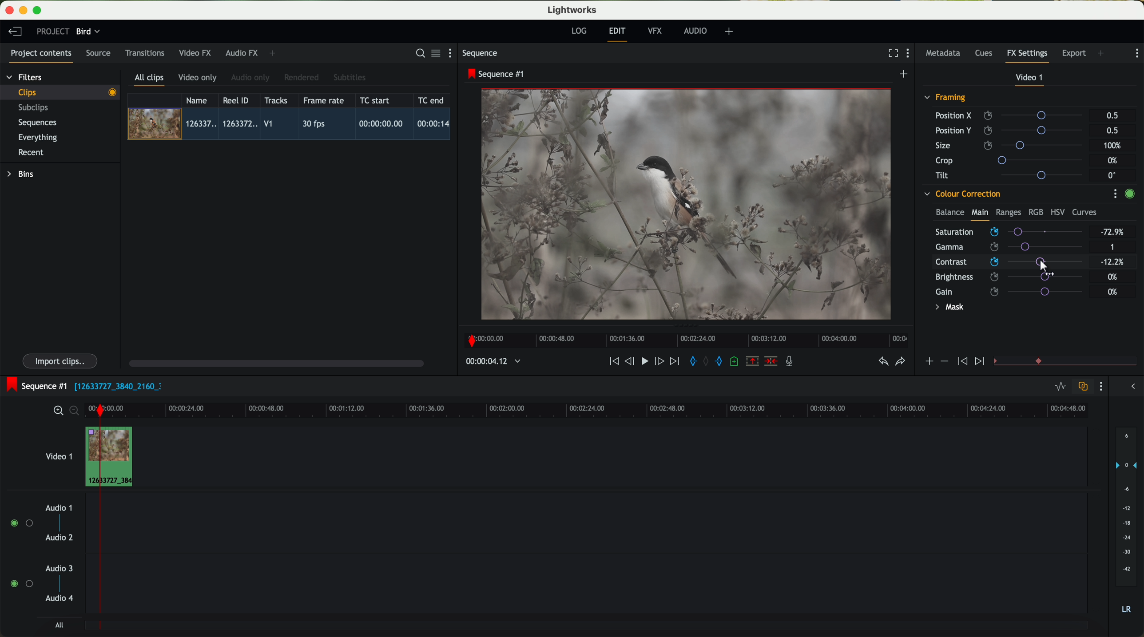  What do you see at coordinates (59, 507) in the screenshot?
I see `audio 1` at bounding box center [59, 507].